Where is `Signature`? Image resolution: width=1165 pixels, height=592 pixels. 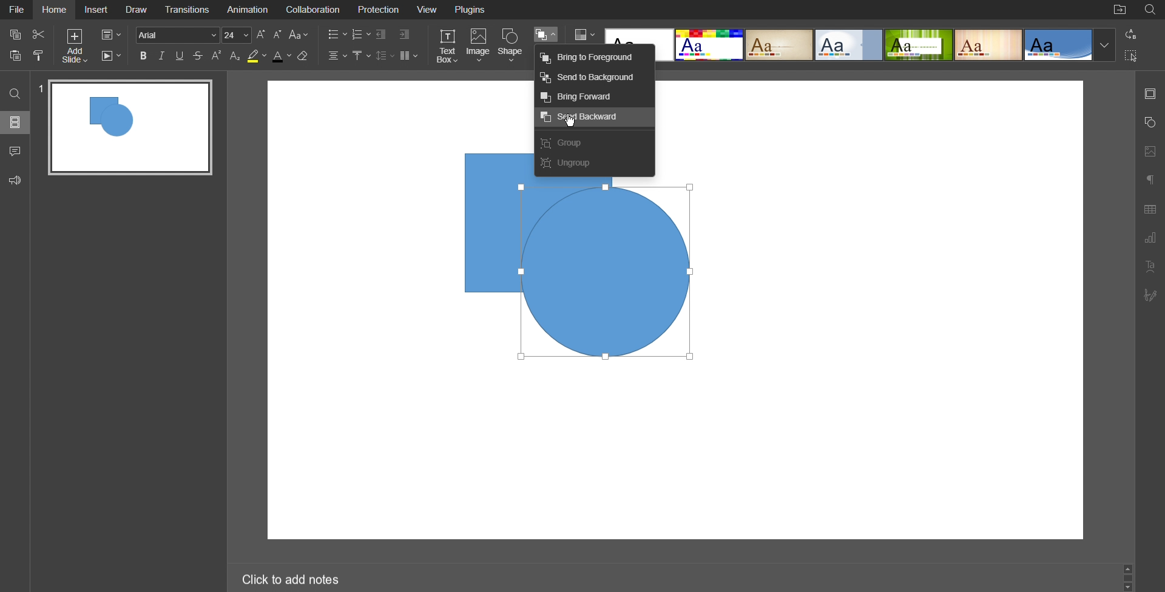 Signature is located at coordinates (1149, 295).